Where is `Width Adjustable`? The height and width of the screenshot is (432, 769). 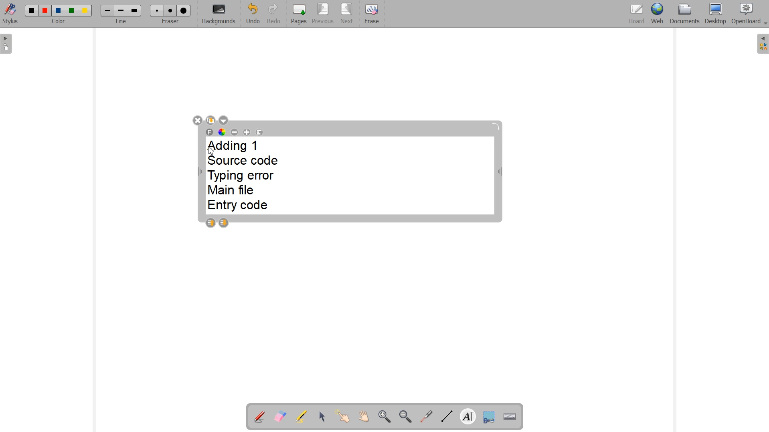
Width Adjustable is located at coordinates (201, 172).